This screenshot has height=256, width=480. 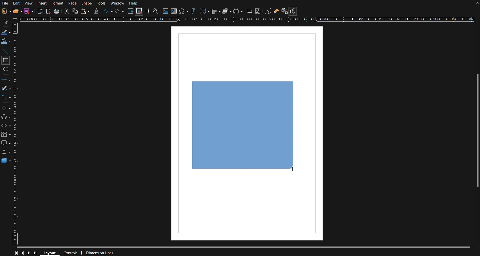 What do you see at coordinates (48, 11) in the screenshot?
I see `Export as PDF` at bounding box center [48, 11].